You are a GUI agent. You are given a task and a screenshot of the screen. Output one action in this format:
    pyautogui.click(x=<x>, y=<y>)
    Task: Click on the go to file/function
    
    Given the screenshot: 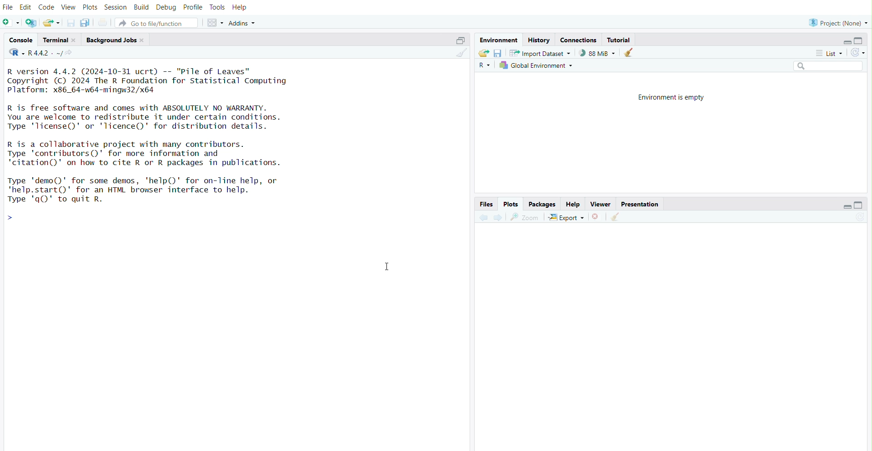 What is the action you would take?
    pyautogui.click(x=157, y=21)
    